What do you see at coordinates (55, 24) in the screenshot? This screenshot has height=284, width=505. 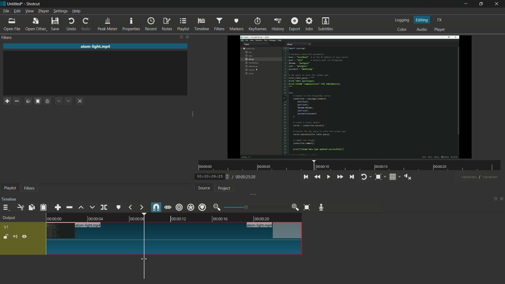 I see `save` at bounding box center [55, 24].